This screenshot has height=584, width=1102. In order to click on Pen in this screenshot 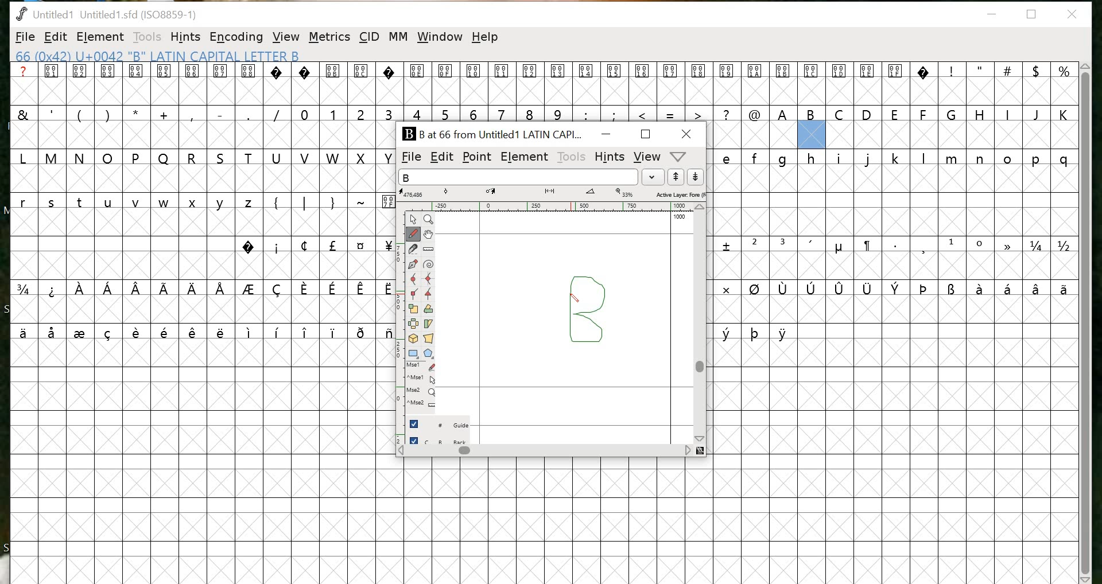, I will do `click(414, 266)`.